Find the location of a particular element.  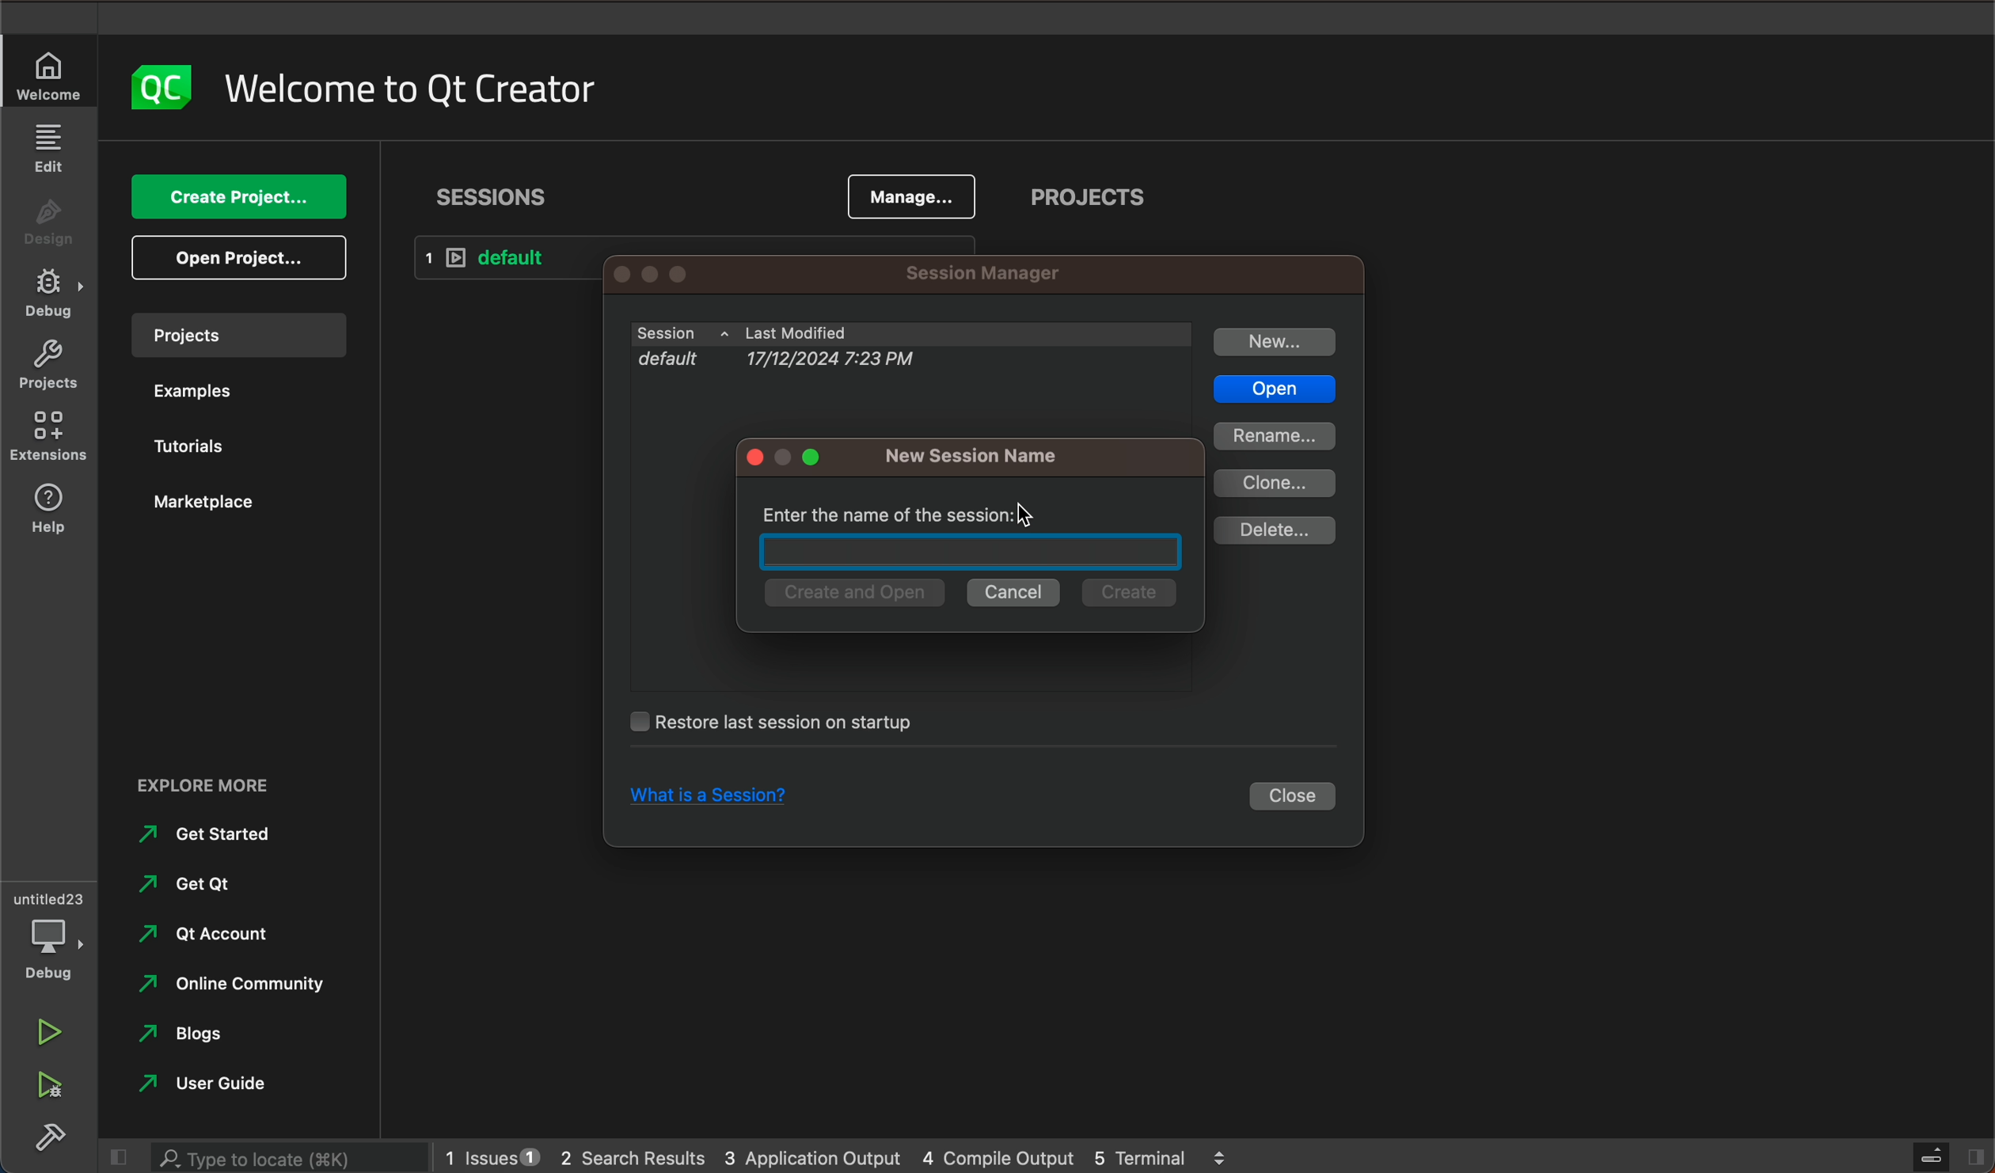

issues is located at coordinates (488, 1153).